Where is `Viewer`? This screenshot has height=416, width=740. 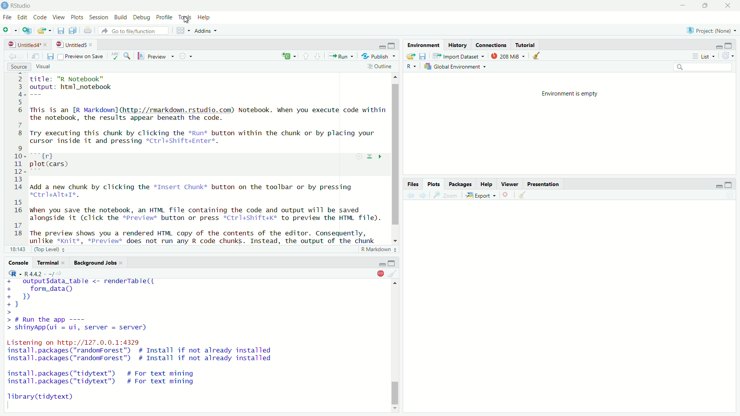 Viewer is located at coordinates (512, 185).